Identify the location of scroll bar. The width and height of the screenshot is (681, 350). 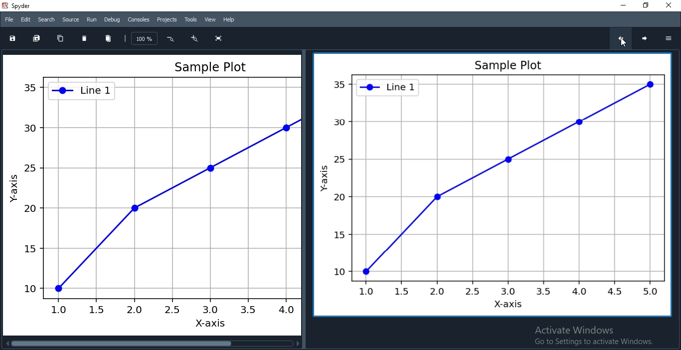
(152, 344).